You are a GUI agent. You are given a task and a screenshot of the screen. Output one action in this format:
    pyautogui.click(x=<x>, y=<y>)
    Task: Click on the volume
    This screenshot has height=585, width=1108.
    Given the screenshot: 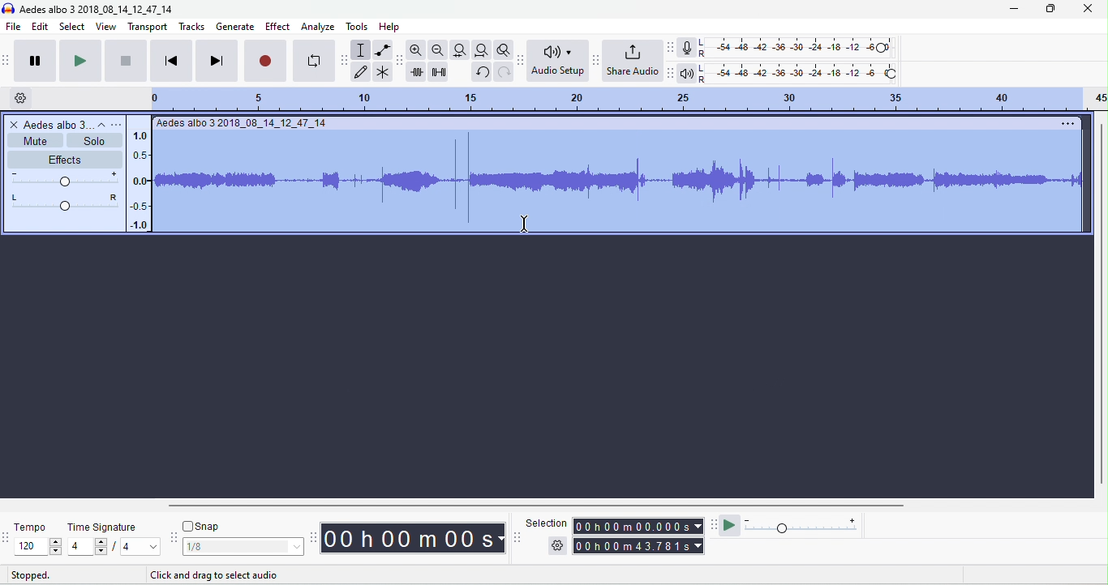 What is the action you would take?
    pyautogui.click(x=62, y=177)
    